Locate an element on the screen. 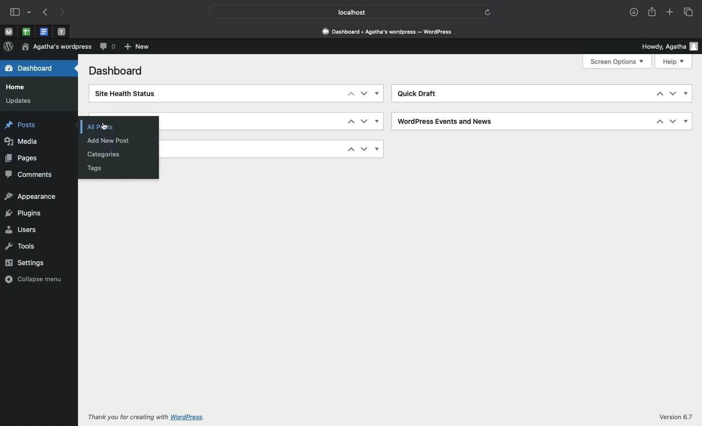 Image resolution: width=702 pixels, height=426 pixels. Tools is located at coordinates (20, 245).